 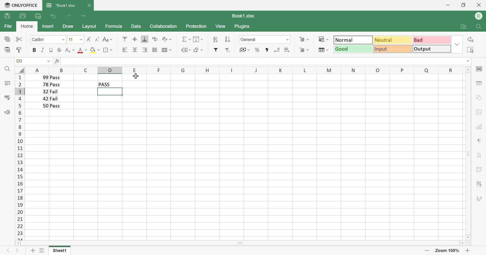 What do you see at coordinates (220, 26) in the screenshot?
I see `View` at bounding box center [220, 26].